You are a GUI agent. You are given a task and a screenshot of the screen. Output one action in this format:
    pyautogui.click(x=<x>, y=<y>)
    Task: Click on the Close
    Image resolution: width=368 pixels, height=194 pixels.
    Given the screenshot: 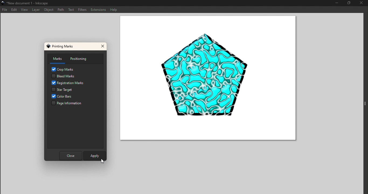 What is the action you would take?
    pyautogui.click(x=70, y=156)
    